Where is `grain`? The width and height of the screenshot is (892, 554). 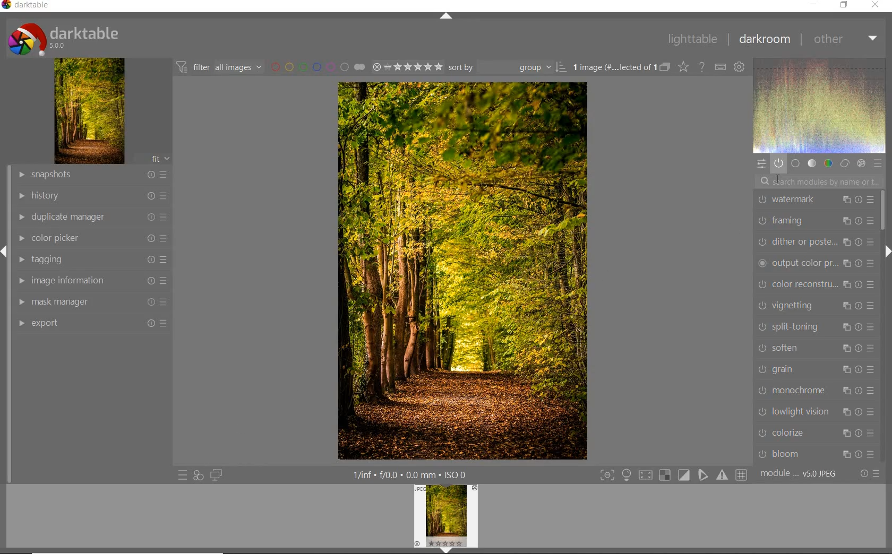 grain is located at coordinates (816, 369).